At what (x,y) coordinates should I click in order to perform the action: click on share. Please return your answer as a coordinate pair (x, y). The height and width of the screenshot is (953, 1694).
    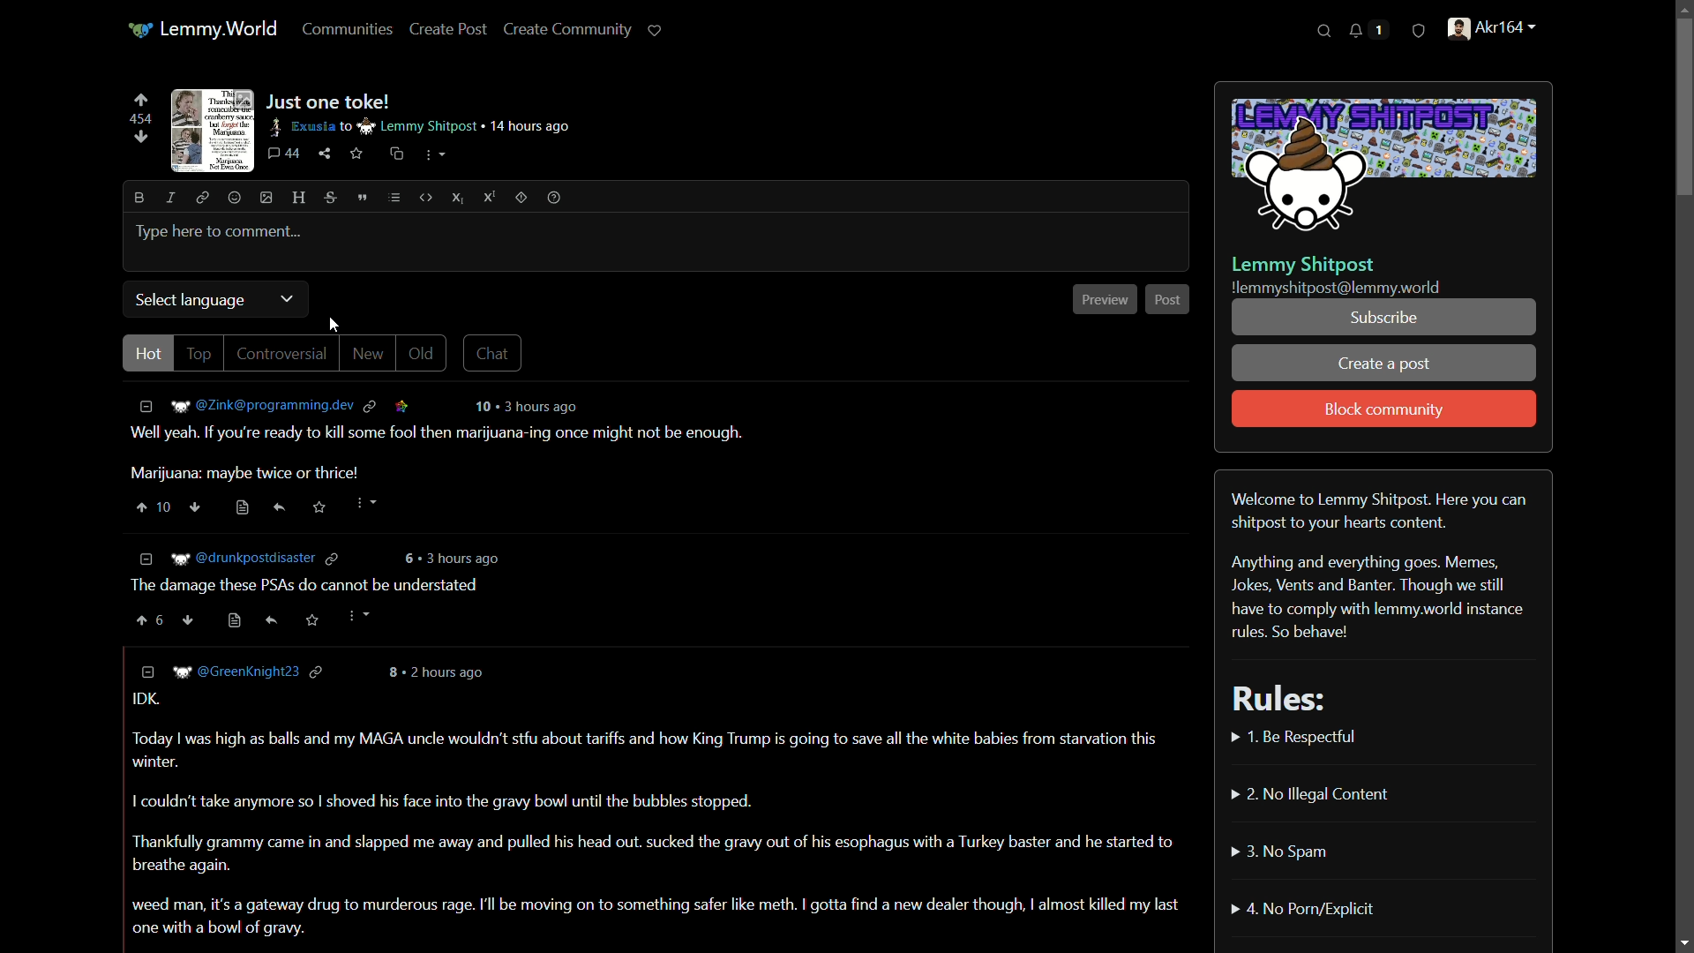
    Looking at the image, I should click on (326, 154).